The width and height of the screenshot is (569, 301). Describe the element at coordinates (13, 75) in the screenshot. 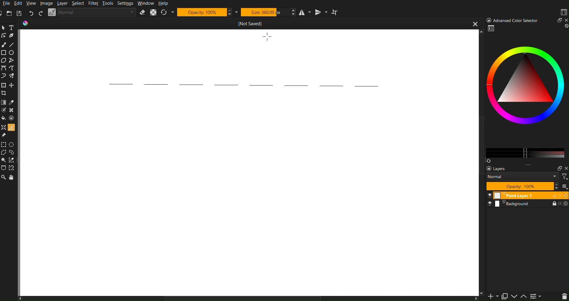

I see `Brushes` at that location.